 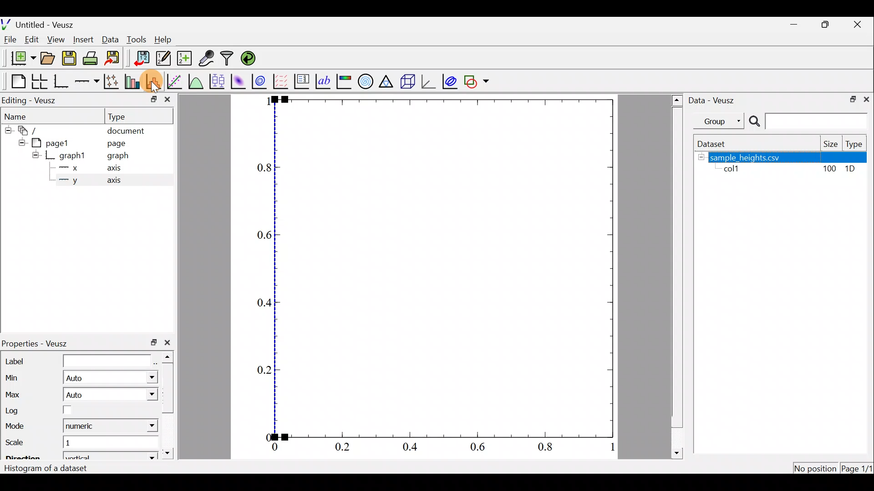 What do you see at coordinates (259, 371) in the screenshot?
I see `0.2` at bounding box center [259, 371].